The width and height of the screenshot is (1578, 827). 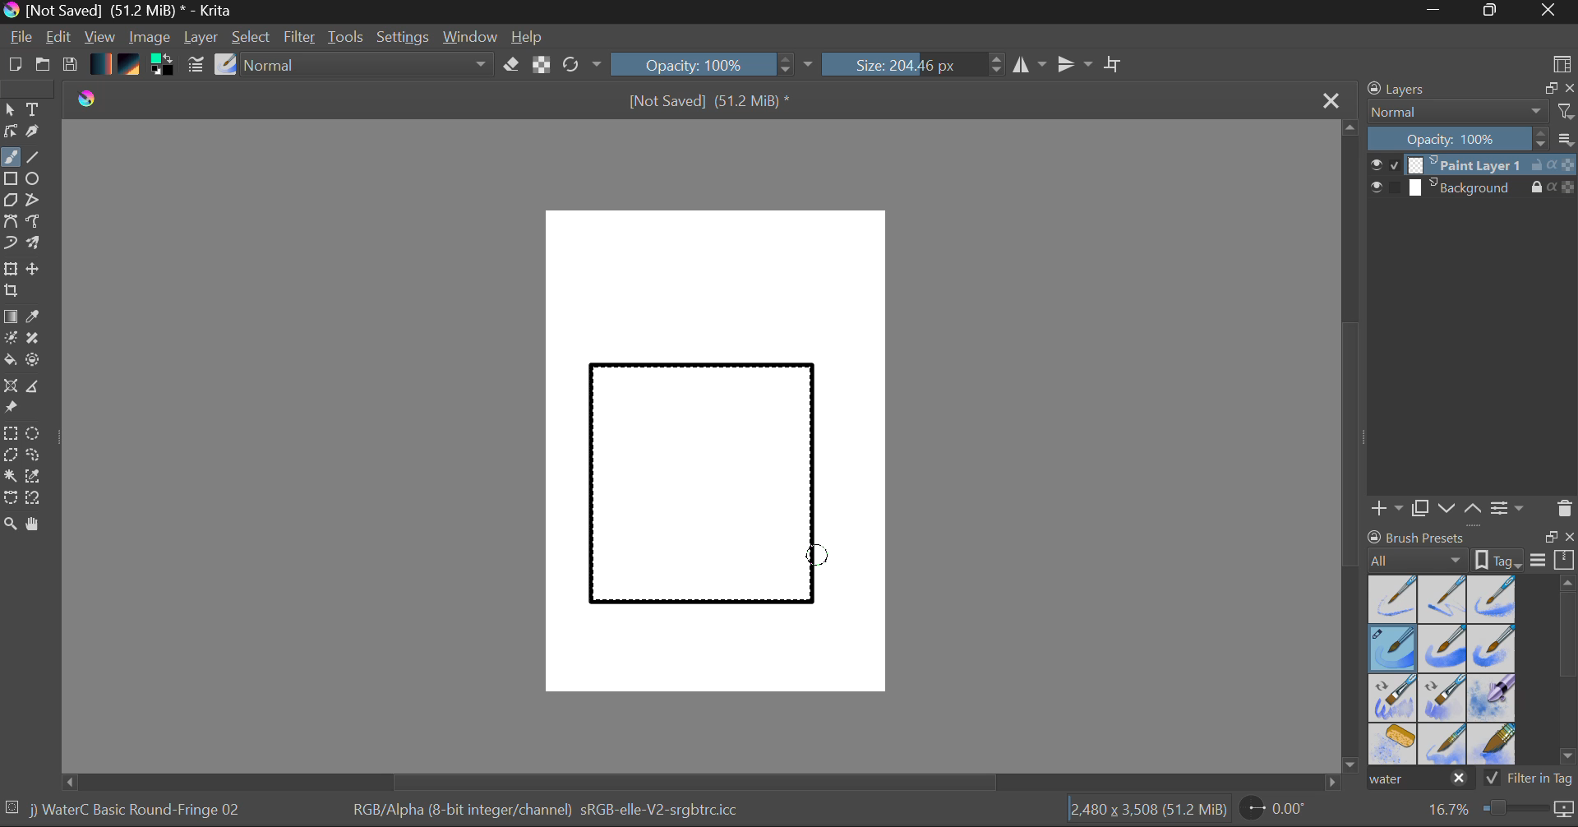 I want to click on MOUSE_DOWN Cursor Position, so click(x=822, y=557).